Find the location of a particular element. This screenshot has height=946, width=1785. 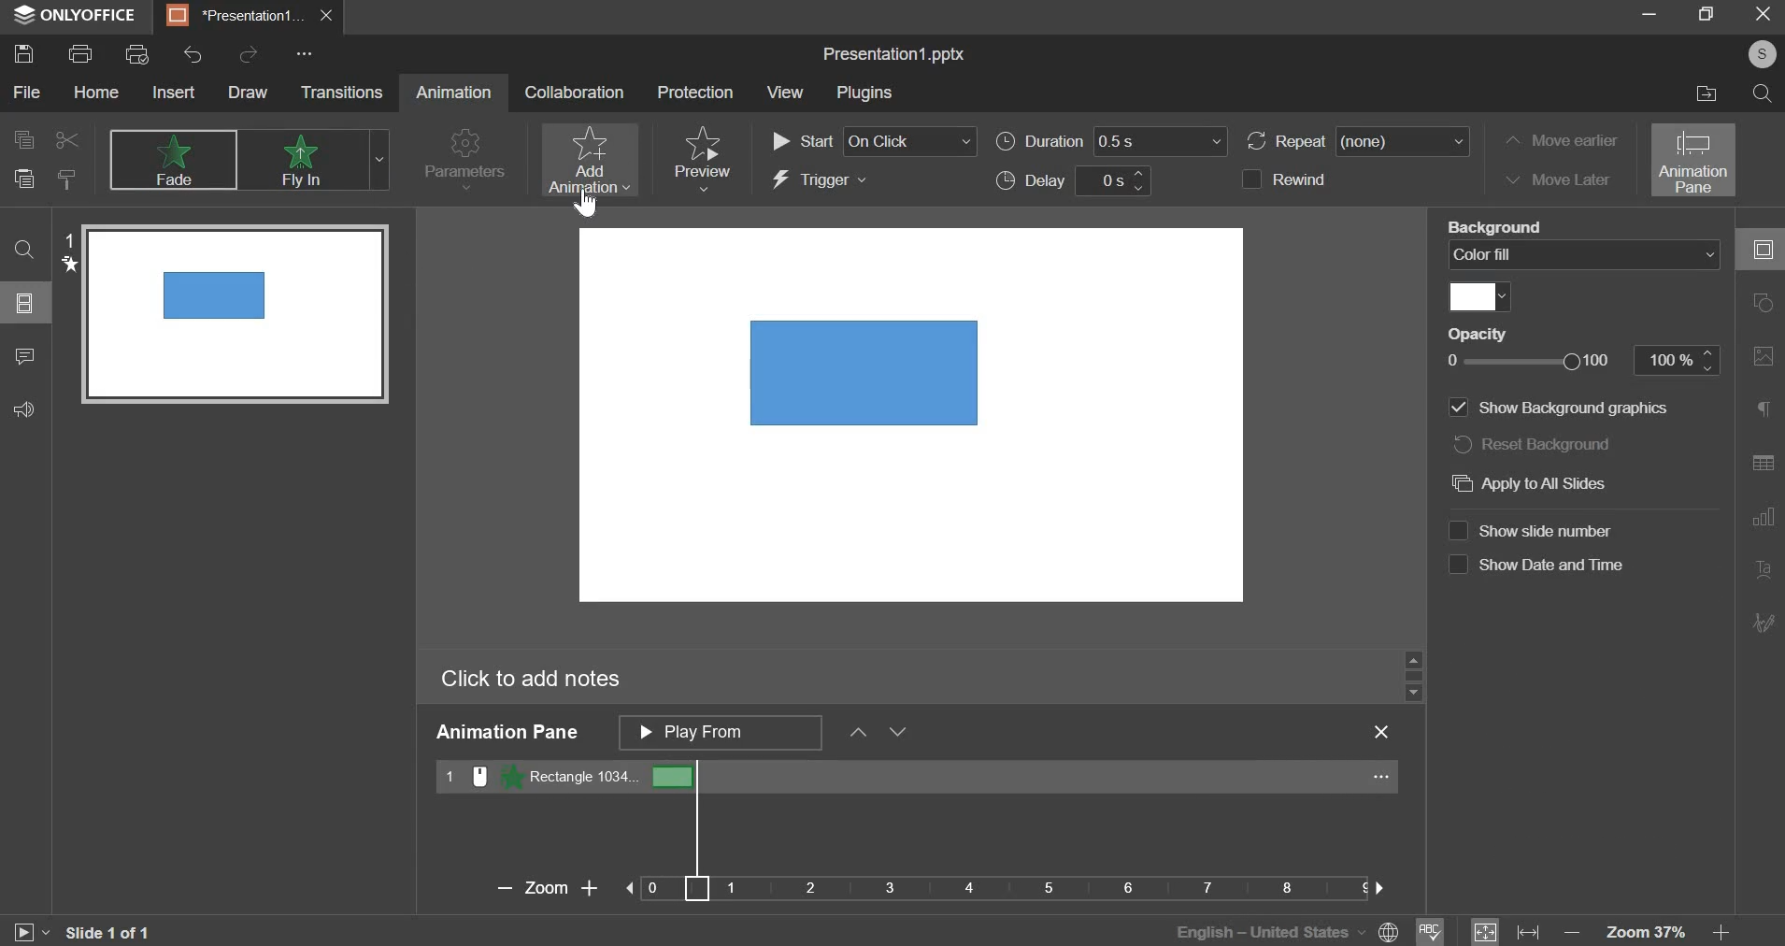

save is located at coordinates (26, 53).